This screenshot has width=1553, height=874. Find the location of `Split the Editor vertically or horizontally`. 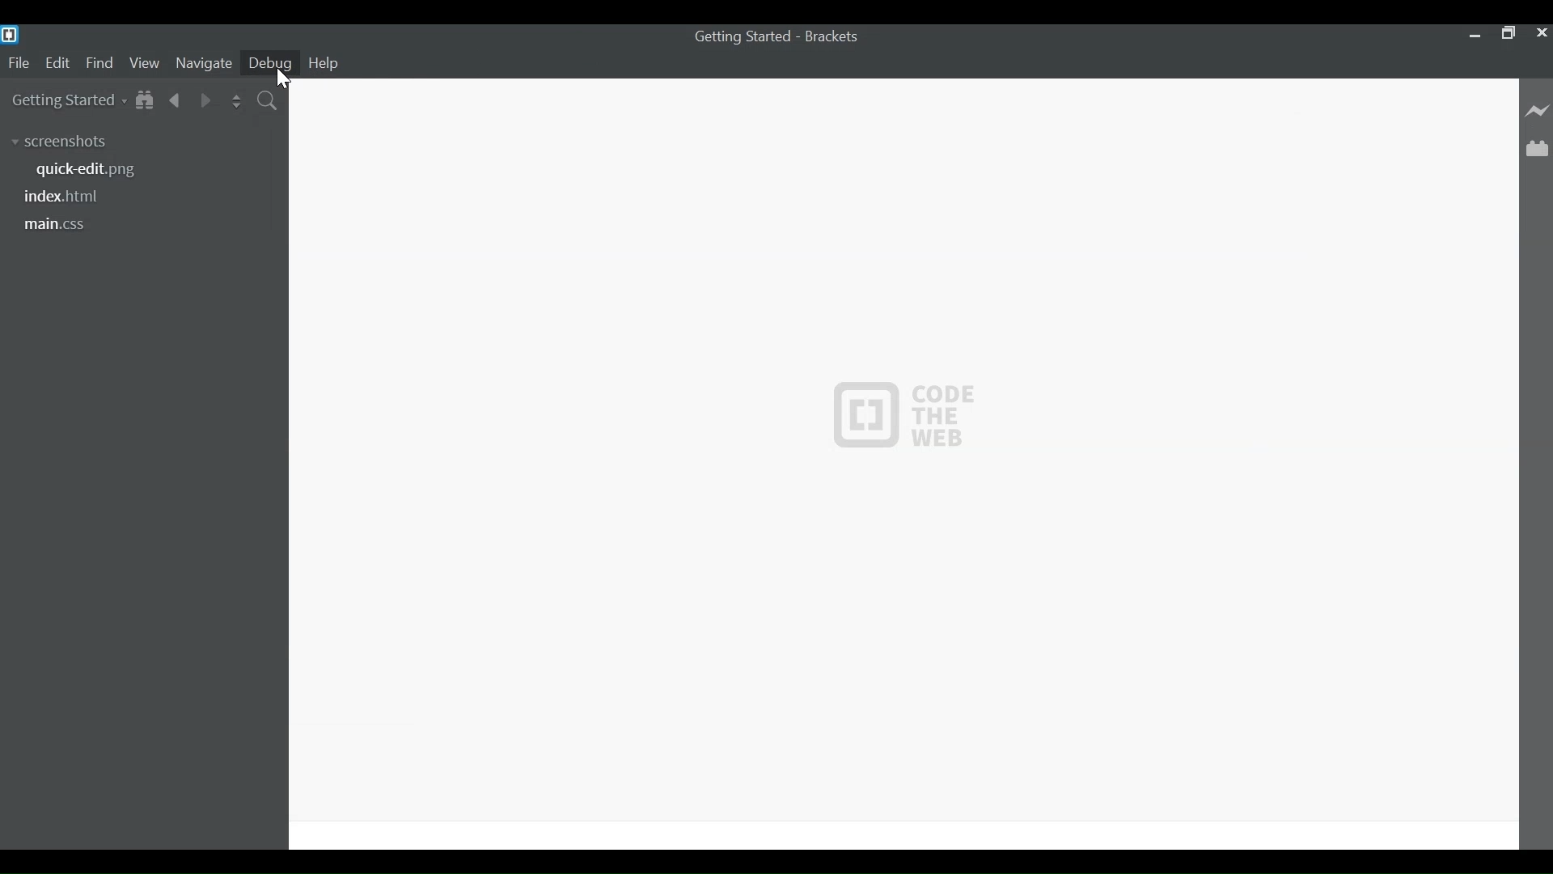

Split the Editor vertically or horizontally is located at coordinates (239, 103).